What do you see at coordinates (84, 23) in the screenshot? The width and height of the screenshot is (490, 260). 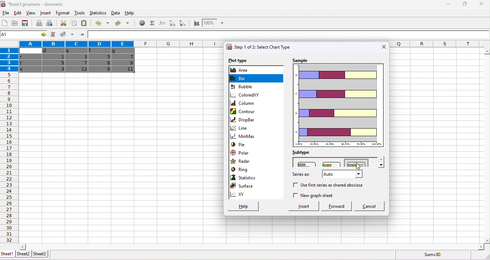 I see `paste` at bounding box center [84, 23].